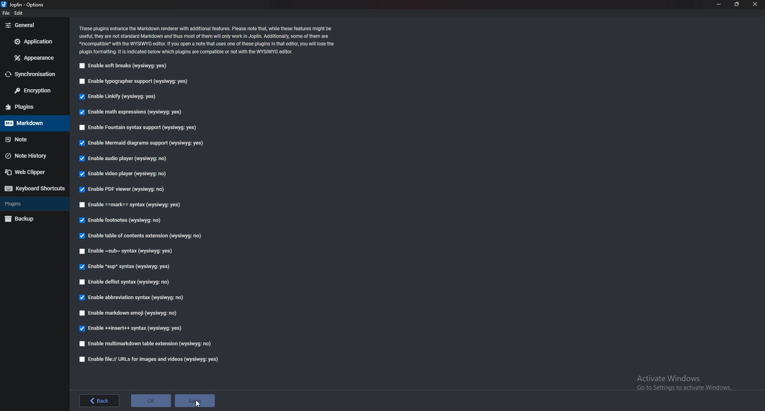  Describe the element at coordinates (720, 4) in the screenshot. I see `minimize` at that location.